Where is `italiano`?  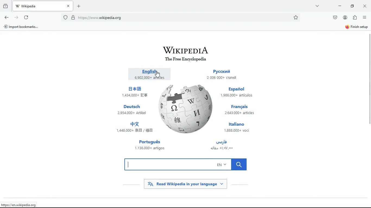
italiano is located at coordinates (239, 127).